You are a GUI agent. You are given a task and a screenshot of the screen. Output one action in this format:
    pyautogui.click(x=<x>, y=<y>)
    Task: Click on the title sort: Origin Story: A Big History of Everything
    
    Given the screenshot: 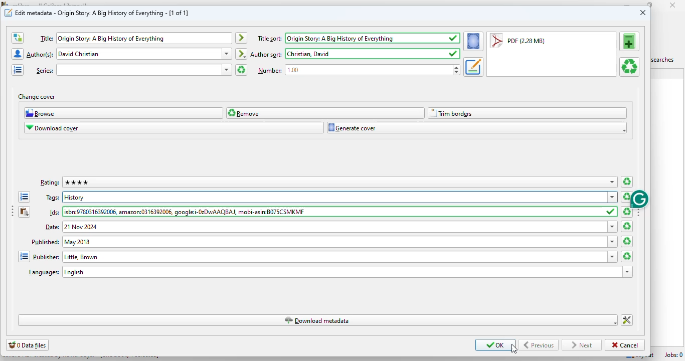 What is the action you would take?
    pyautogui.click(x=365, y=38)
    